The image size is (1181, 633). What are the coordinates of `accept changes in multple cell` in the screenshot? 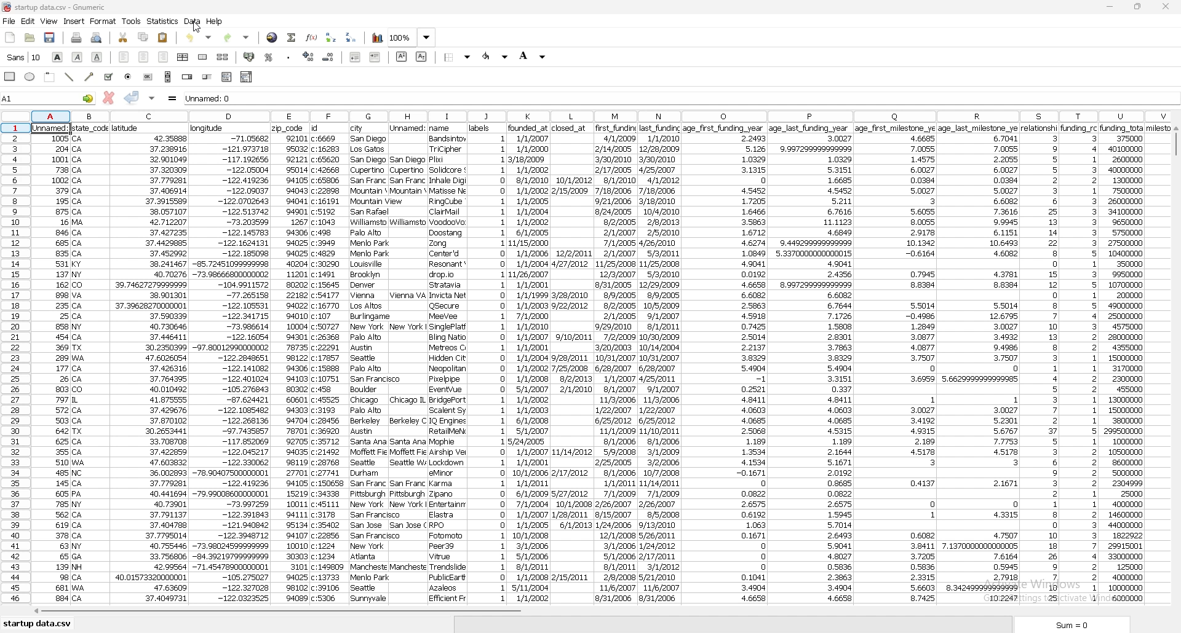 It's located at (151, 98).